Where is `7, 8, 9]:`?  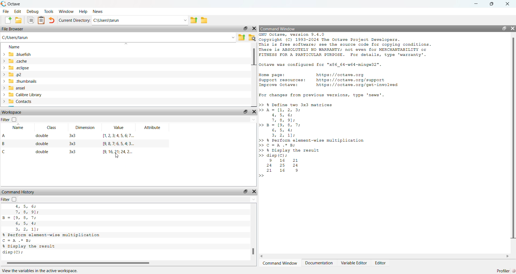 7, 8, 9]: is located at coordinates (27, 212).